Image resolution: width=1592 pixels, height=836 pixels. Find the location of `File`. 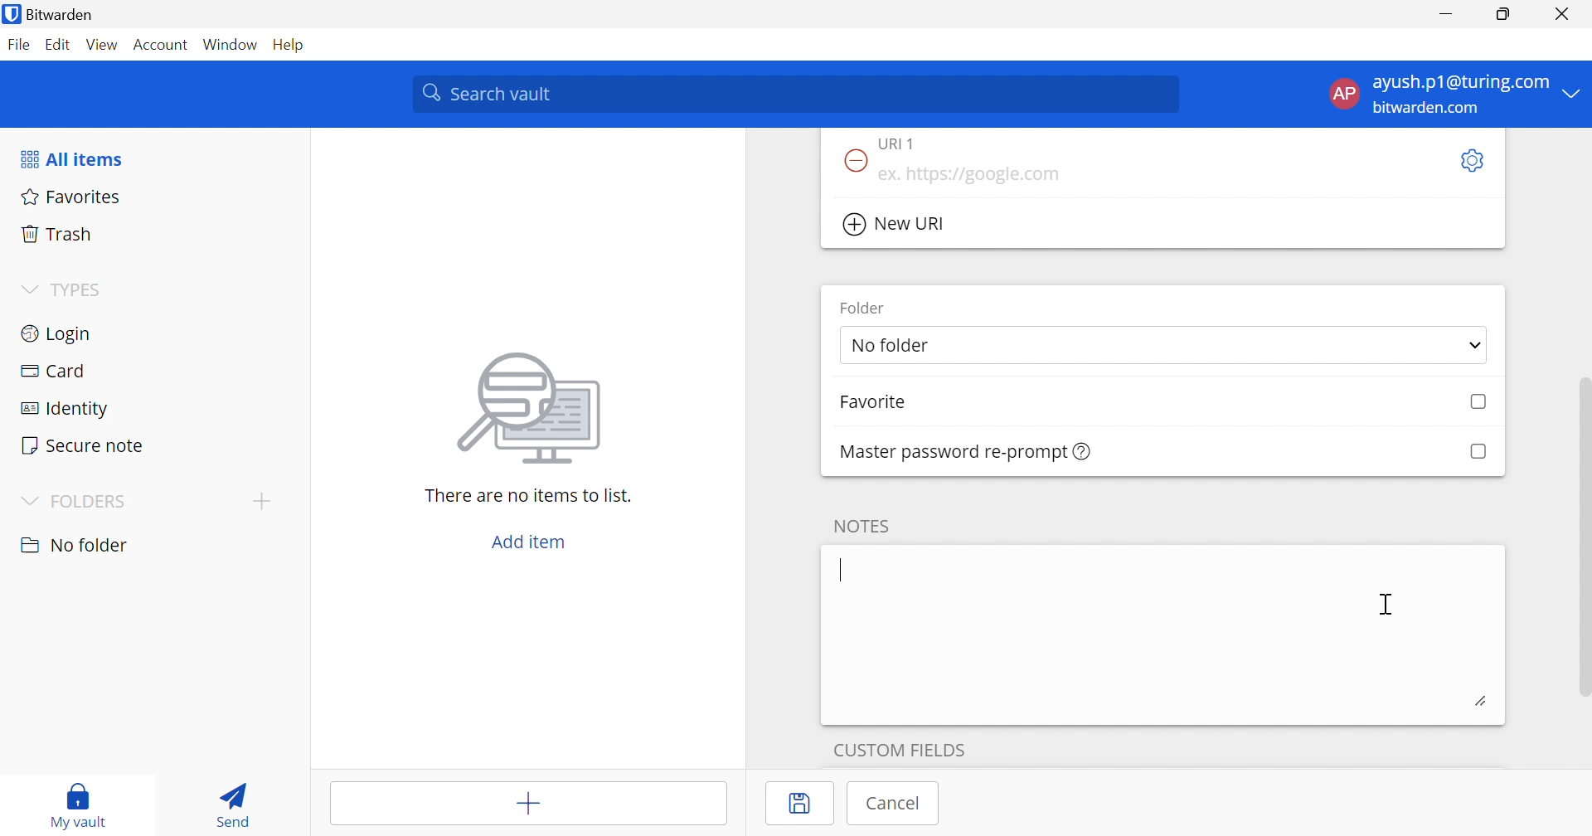

File is located at coordinates (18, 44).